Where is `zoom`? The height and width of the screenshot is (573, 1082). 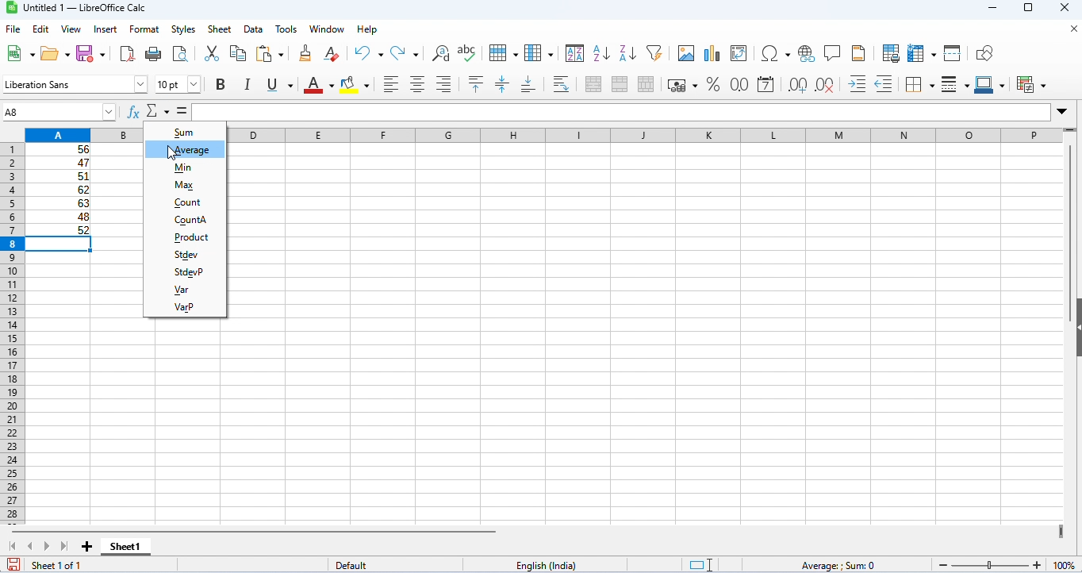 zoom is located at coordinates (1007, 563).